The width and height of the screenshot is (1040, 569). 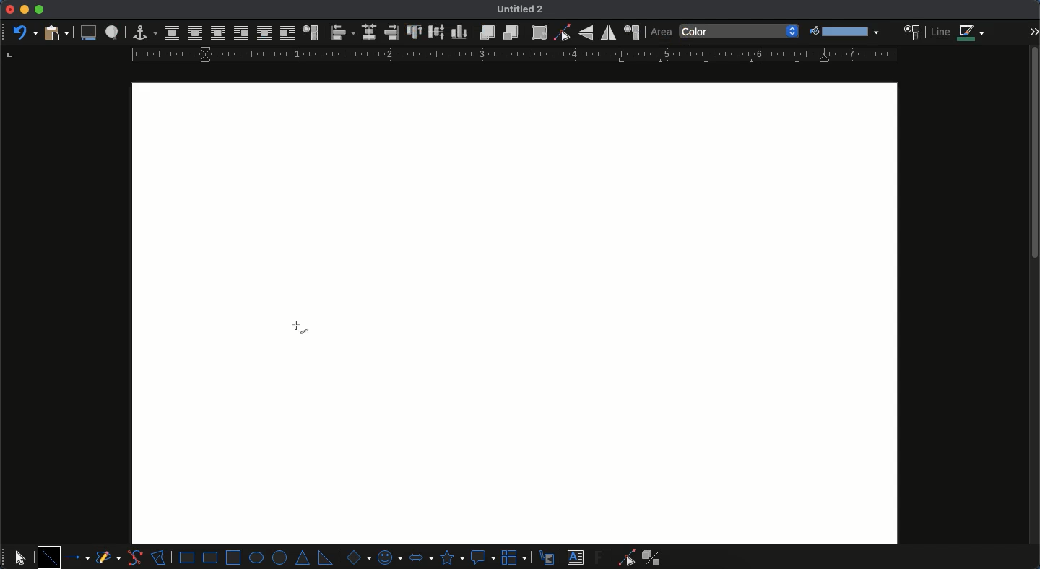 I want to click on curve, so click(x=134, y=557).